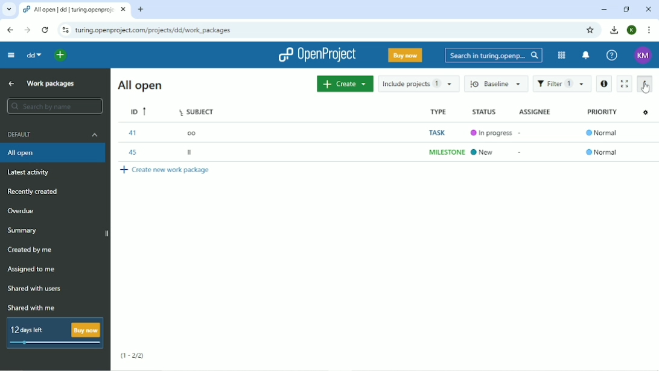  I want to click on Collapse project menu, so click(11, 55).